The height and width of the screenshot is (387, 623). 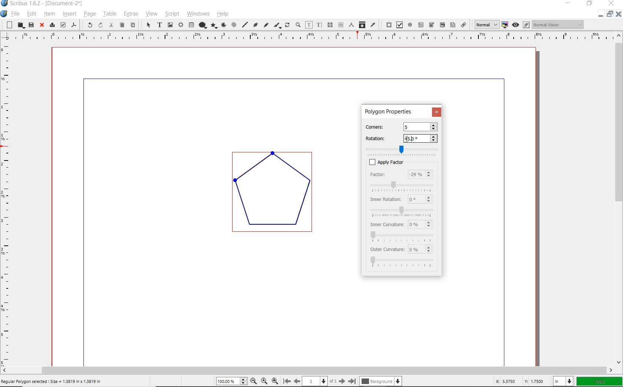 What do you see at coordinates (171, 14) in the screenshot?
I see `script` at bounding box center [171, 14].